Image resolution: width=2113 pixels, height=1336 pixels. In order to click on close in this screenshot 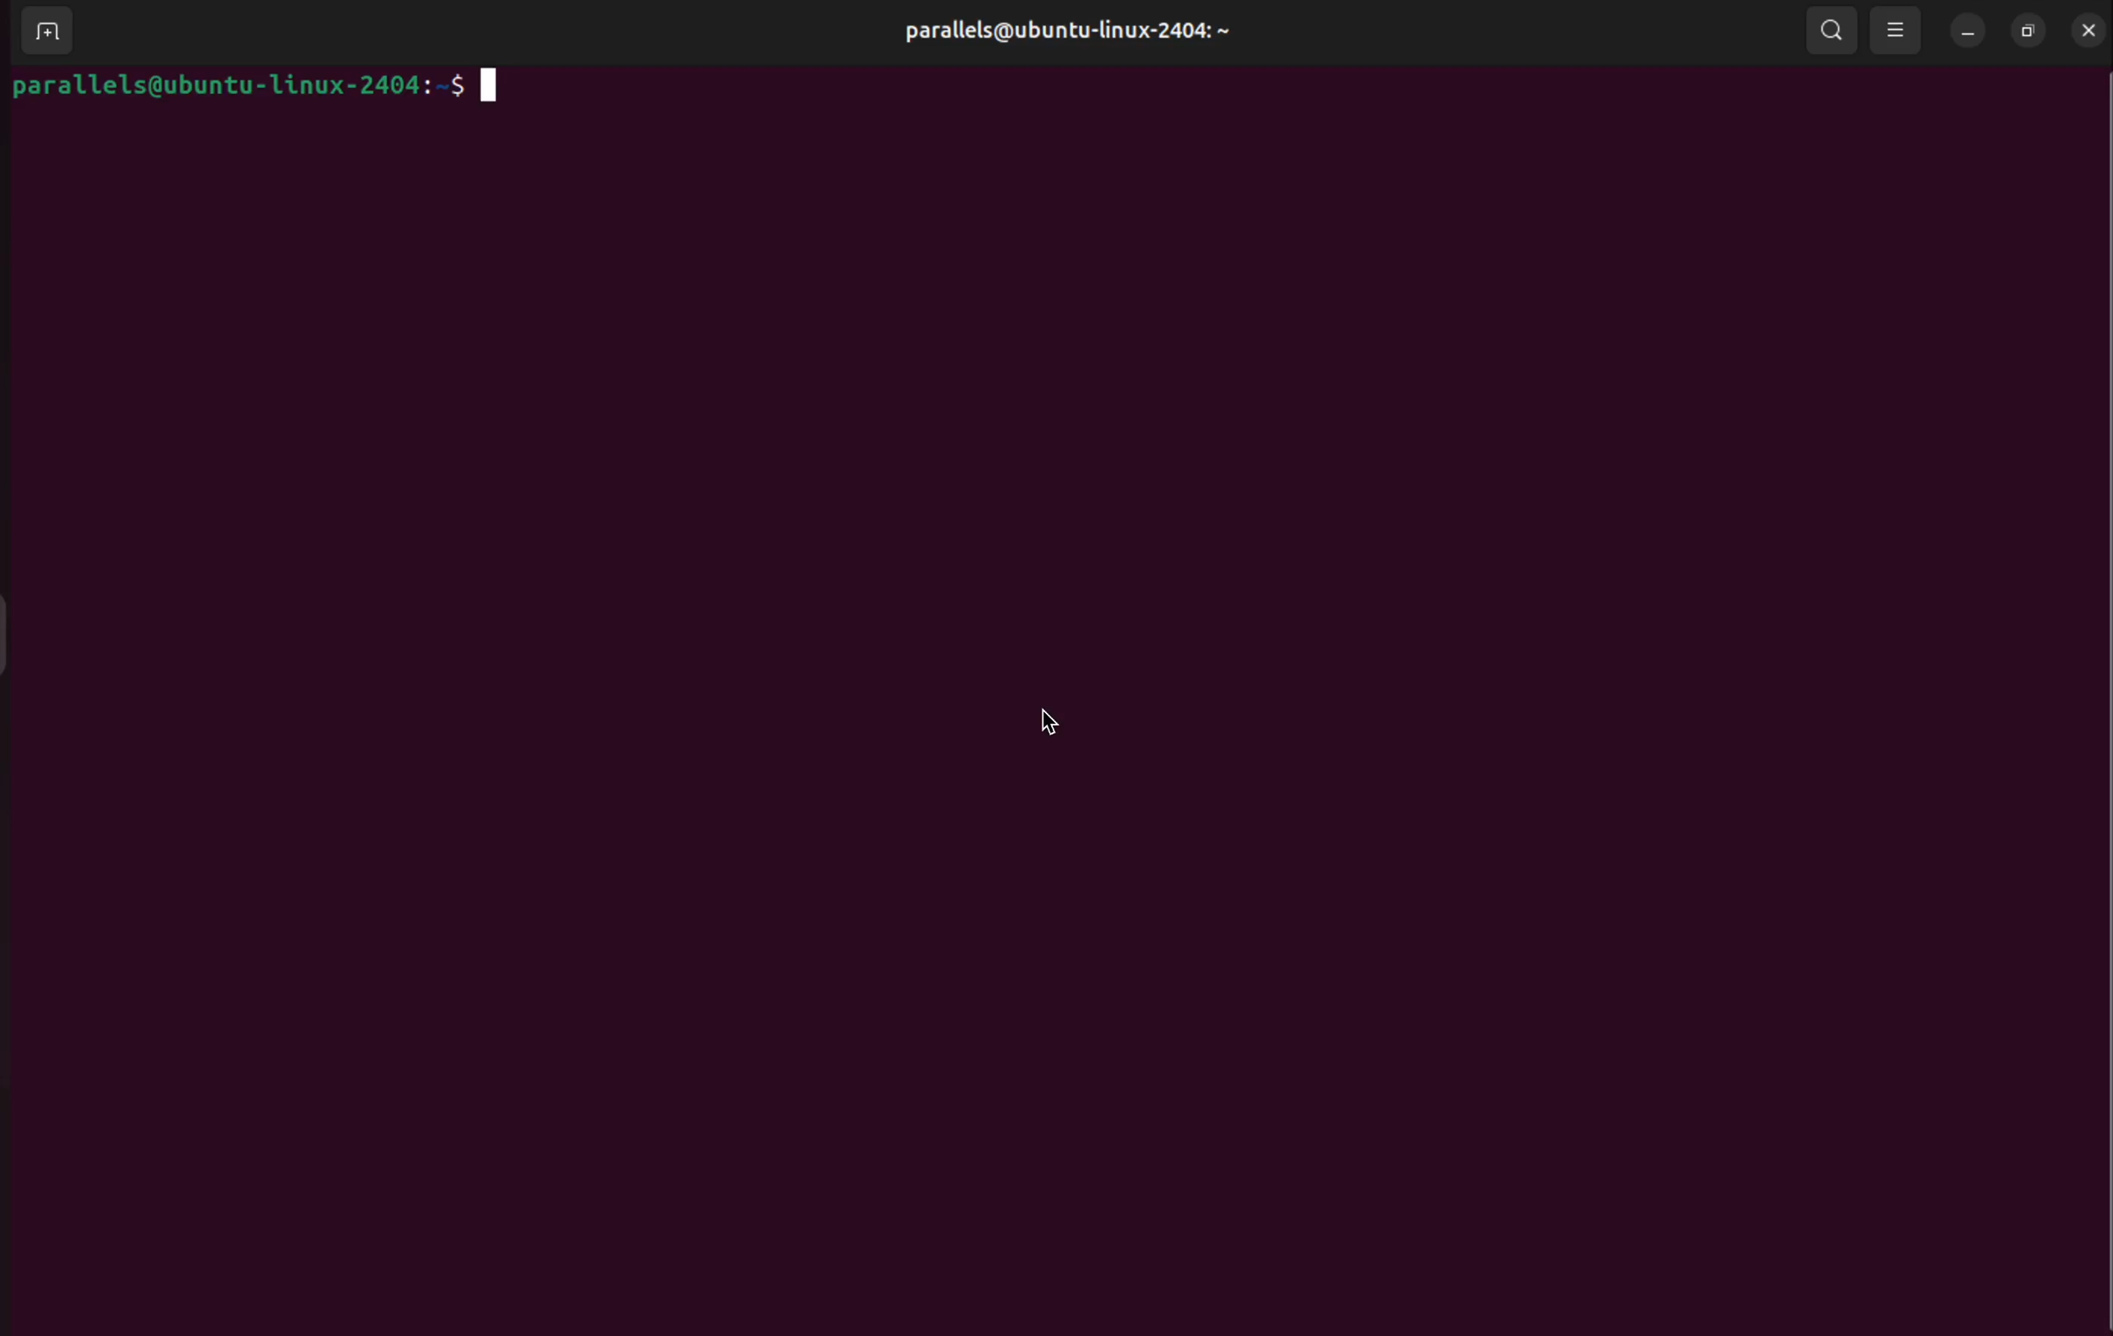, I will do `click(2084, 29)`.